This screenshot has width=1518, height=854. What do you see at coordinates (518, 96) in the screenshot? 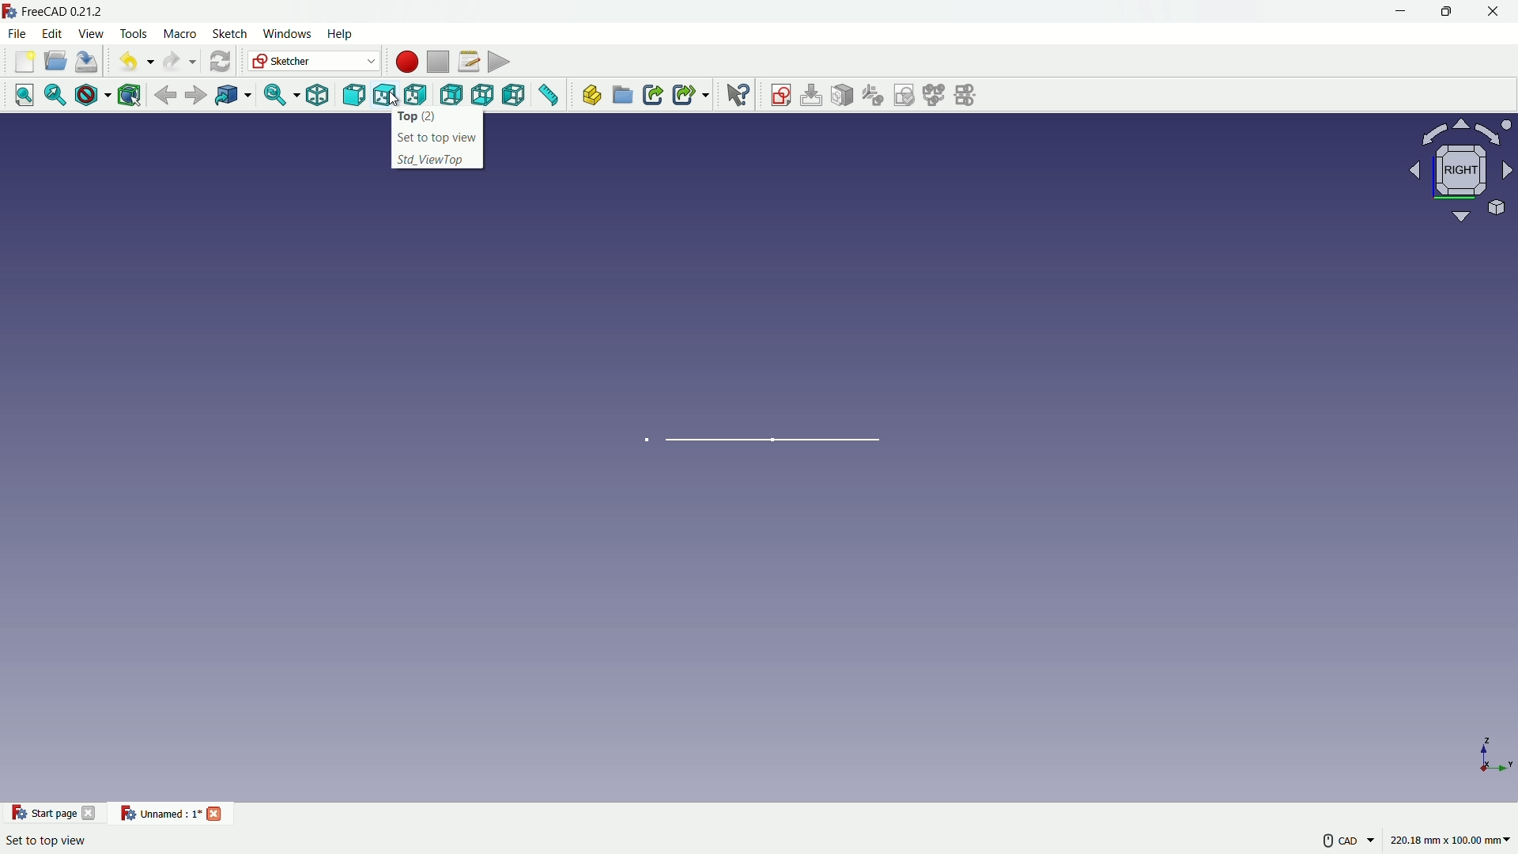
I see `left view` at bounding box center [518, 96].